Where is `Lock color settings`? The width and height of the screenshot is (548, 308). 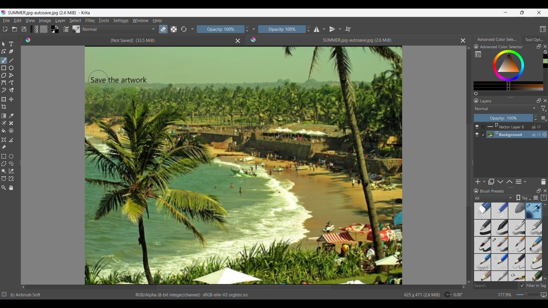 Lock color settings is located at coordinates (476, 46).